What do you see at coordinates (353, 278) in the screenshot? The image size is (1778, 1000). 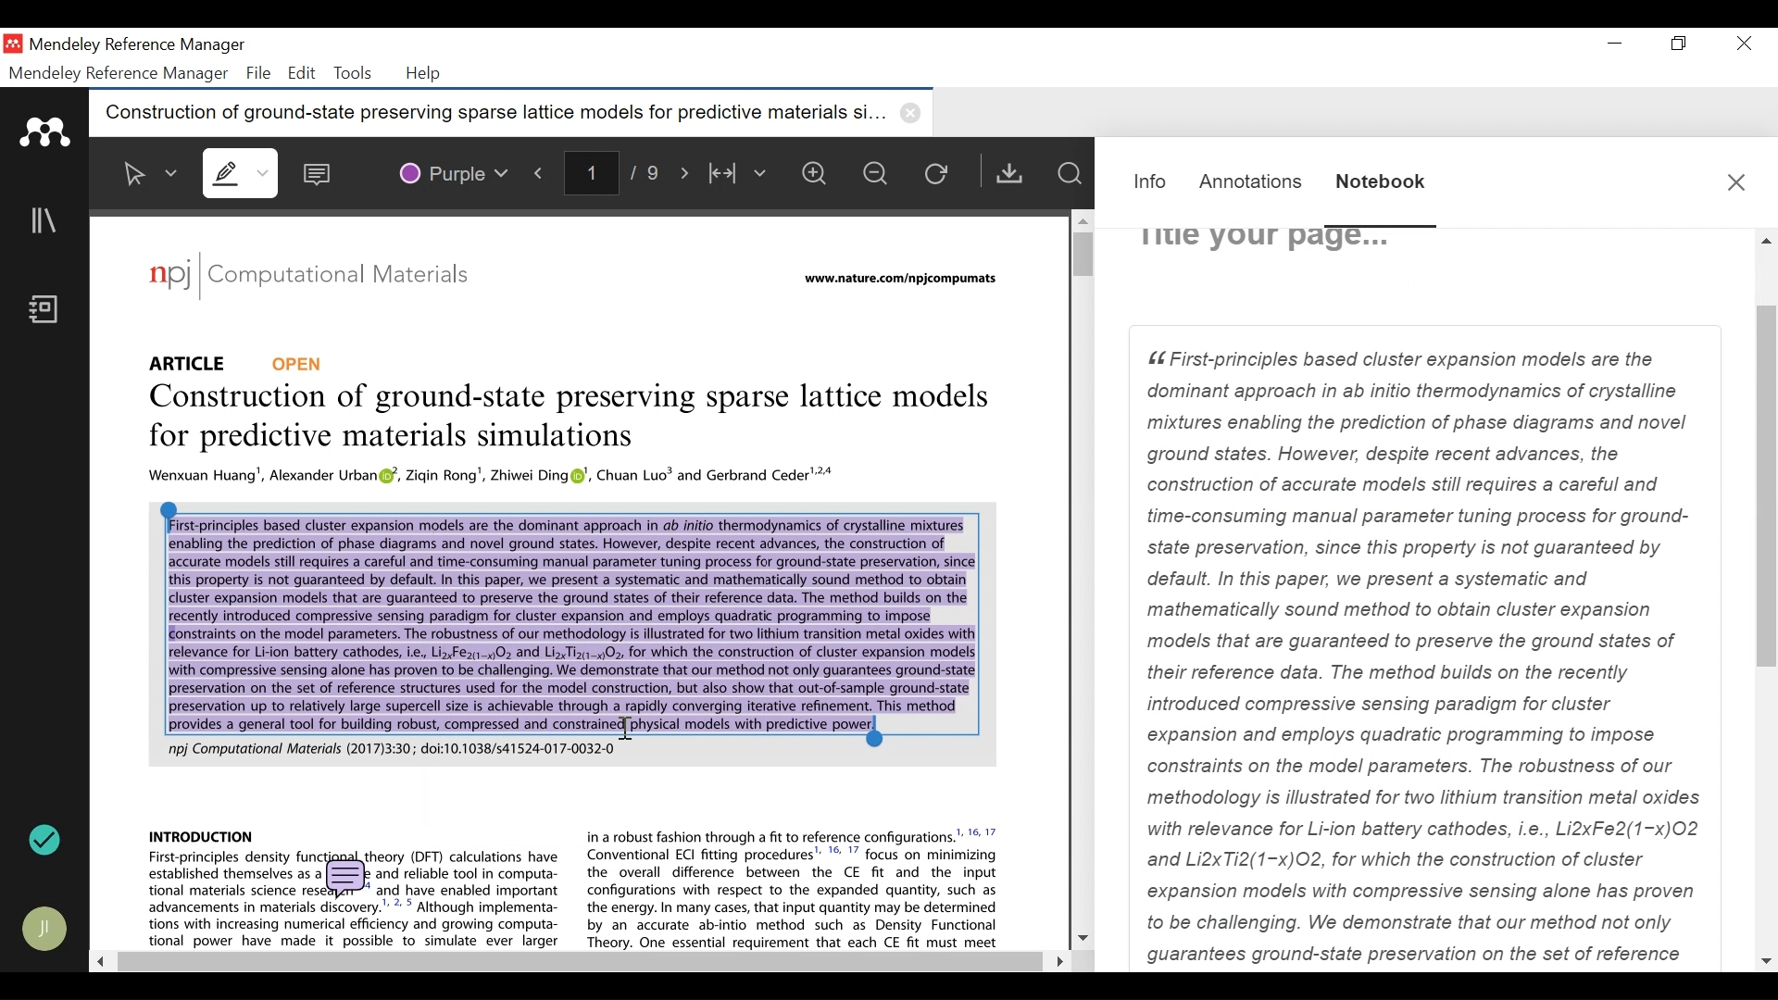 I see `Journal` at bounding box center [353, 278].